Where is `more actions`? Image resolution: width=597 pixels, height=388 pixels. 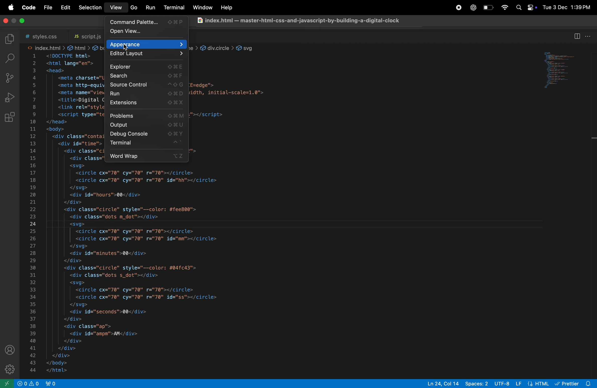
more actions is located at coordinates (589, 36).